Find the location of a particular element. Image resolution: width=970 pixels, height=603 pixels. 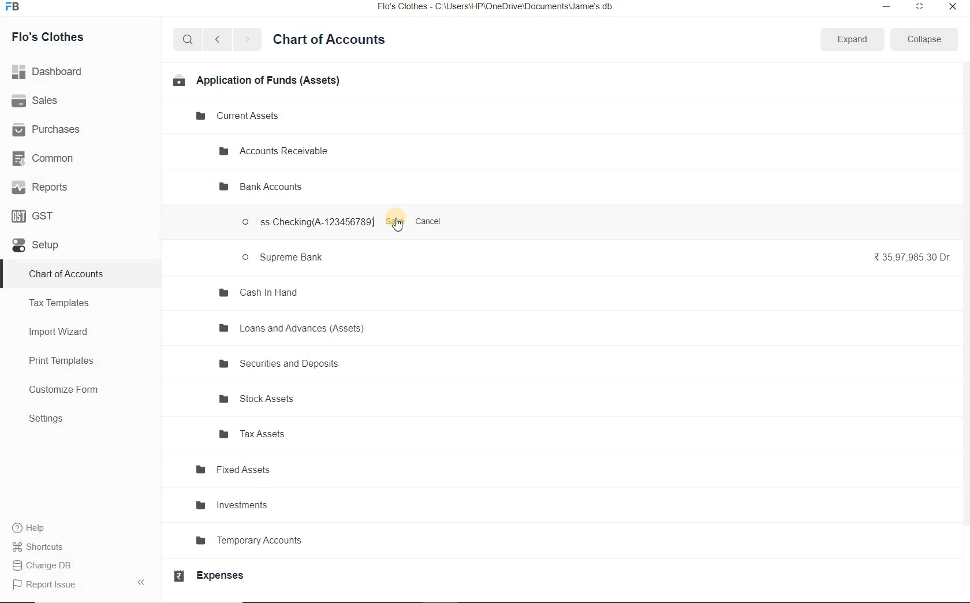

Change DB is located at coordinates (43, 564).